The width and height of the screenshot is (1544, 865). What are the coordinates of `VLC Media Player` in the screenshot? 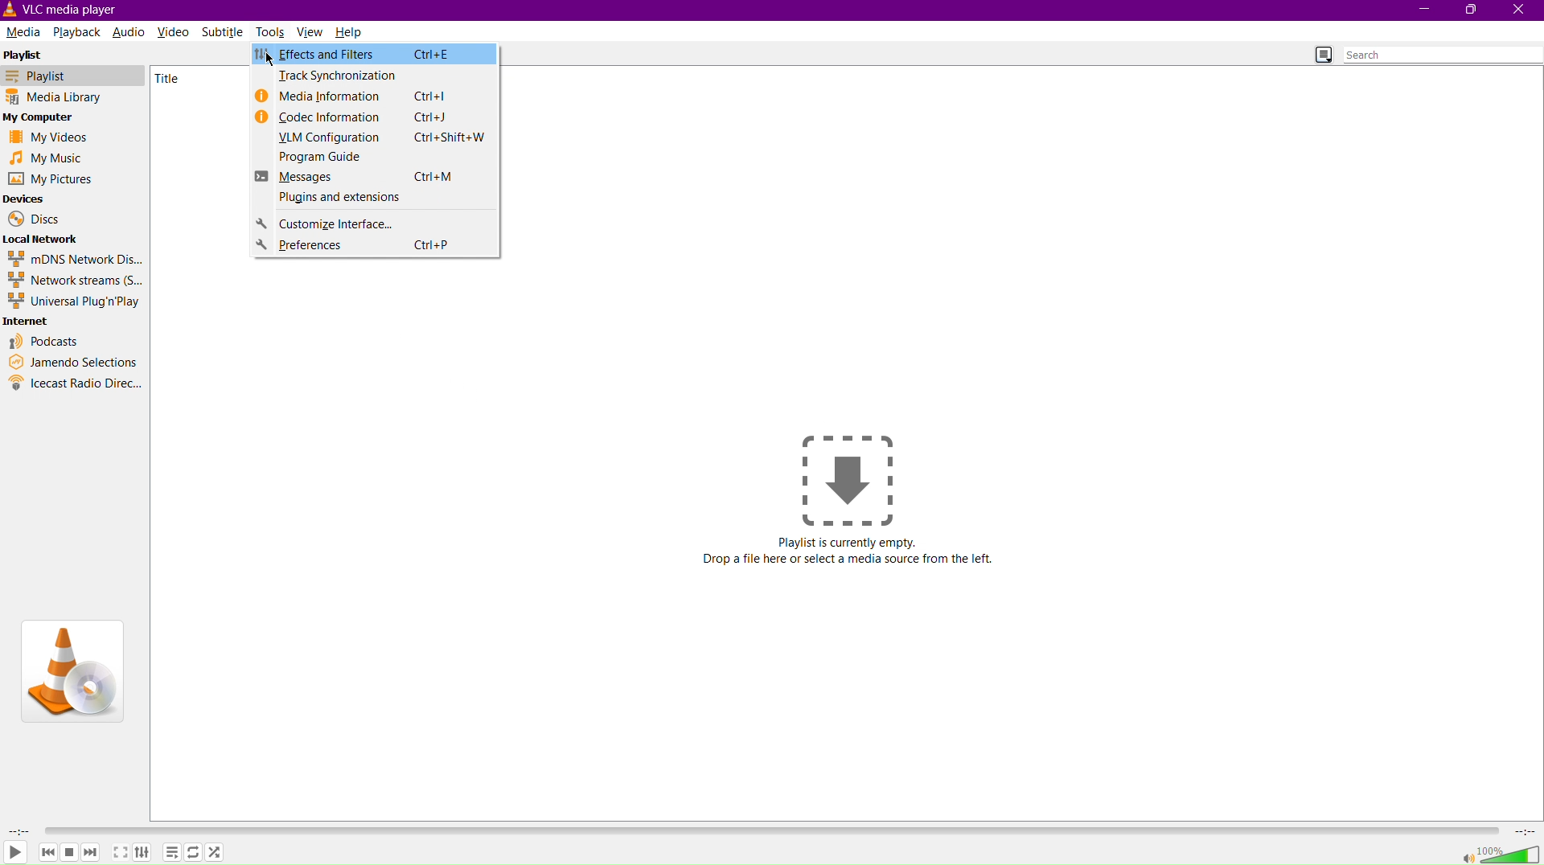 It's located at (62, 10).